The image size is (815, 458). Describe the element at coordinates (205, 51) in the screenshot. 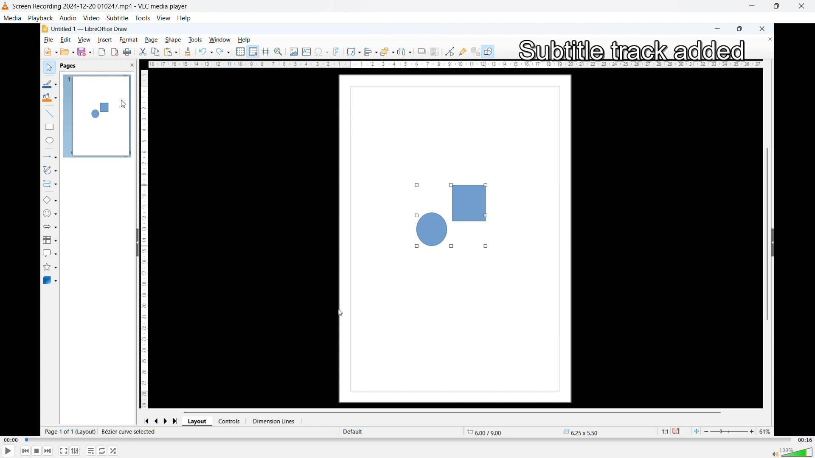

I see `undo` at that location.